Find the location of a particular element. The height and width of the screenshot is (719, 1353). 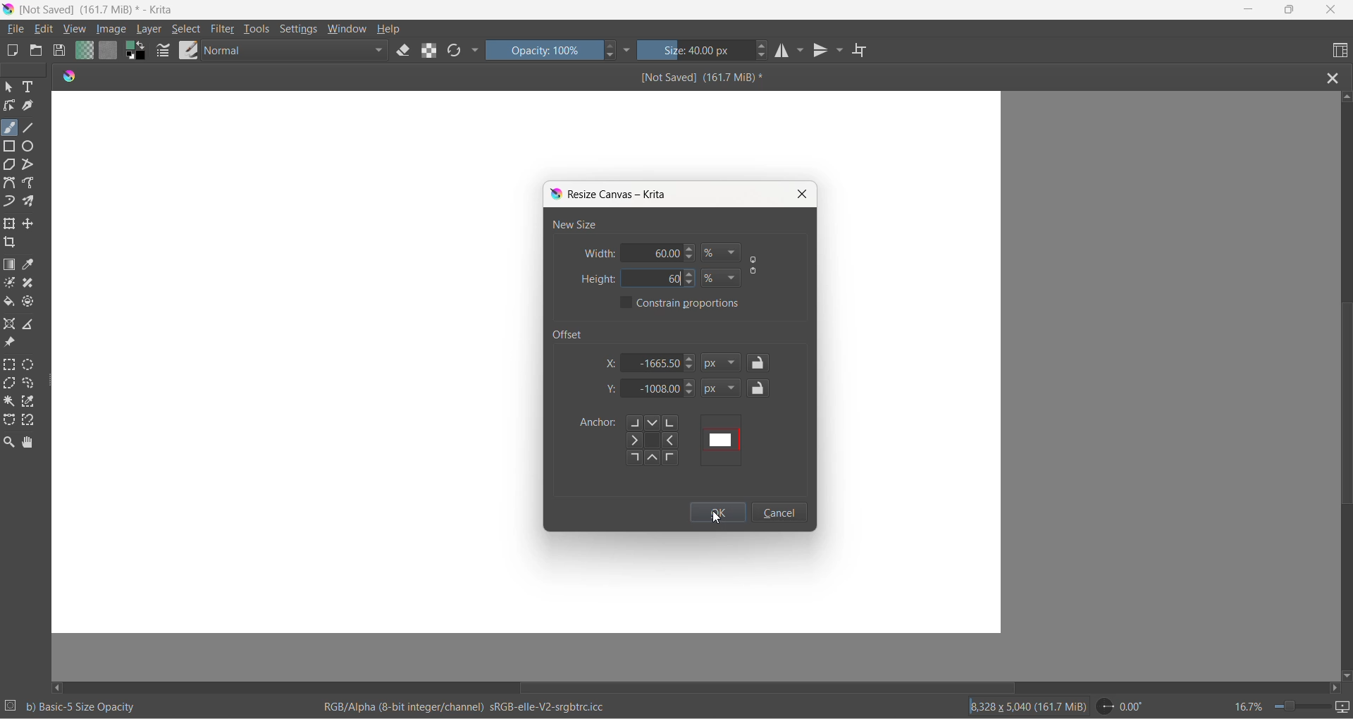

edit is located at coordinates (47, 30).